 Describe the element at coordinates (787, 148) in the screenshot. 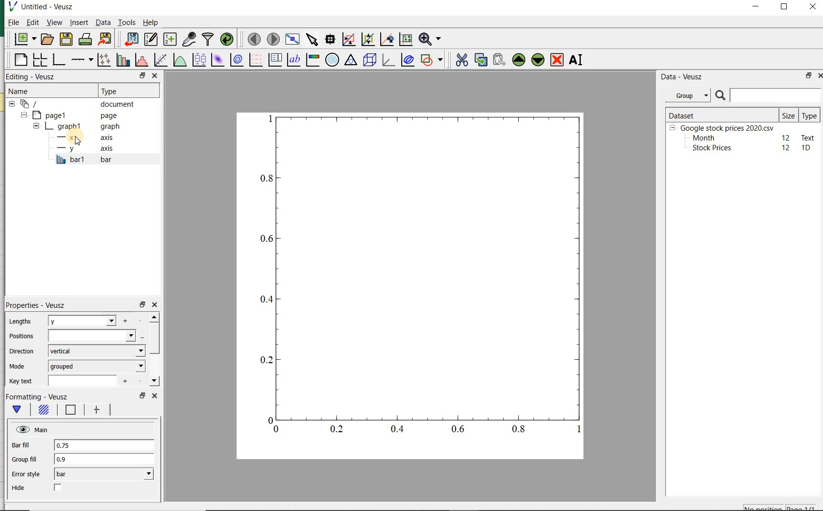

I see `12` at that location.